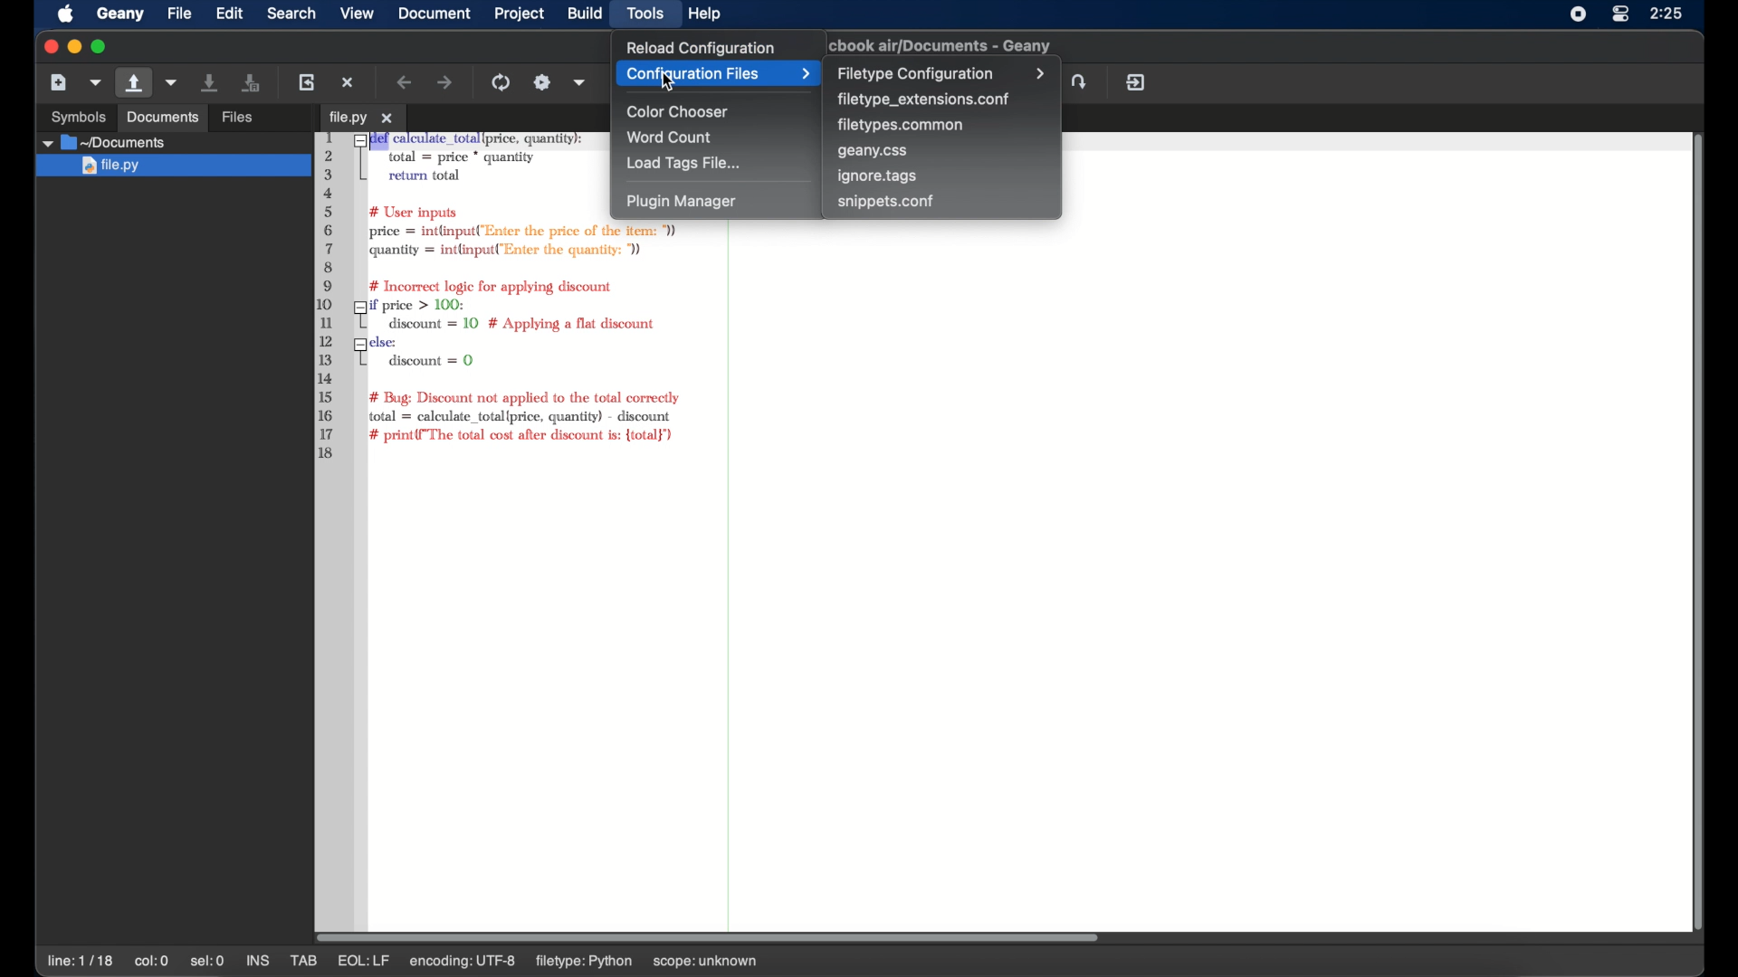 The width and height of the screenshot is (1738, 977). Describe the element at coordinates (517, 961) in the screenshot. I see `encoding: utf-8` at that location.